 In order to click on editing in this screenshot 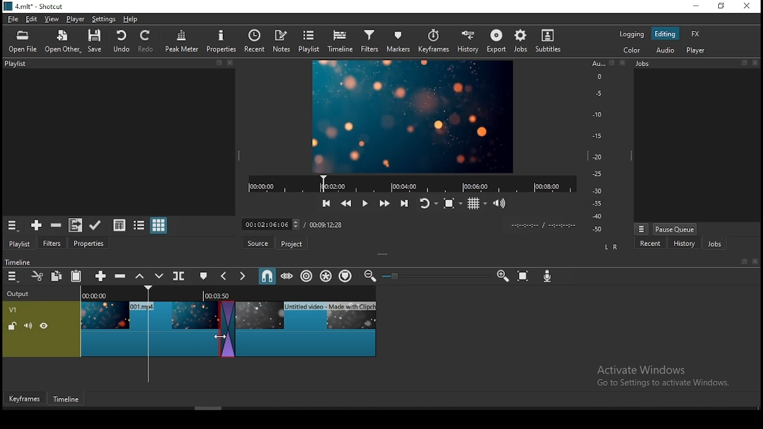, I will do `click(665, 33)`.